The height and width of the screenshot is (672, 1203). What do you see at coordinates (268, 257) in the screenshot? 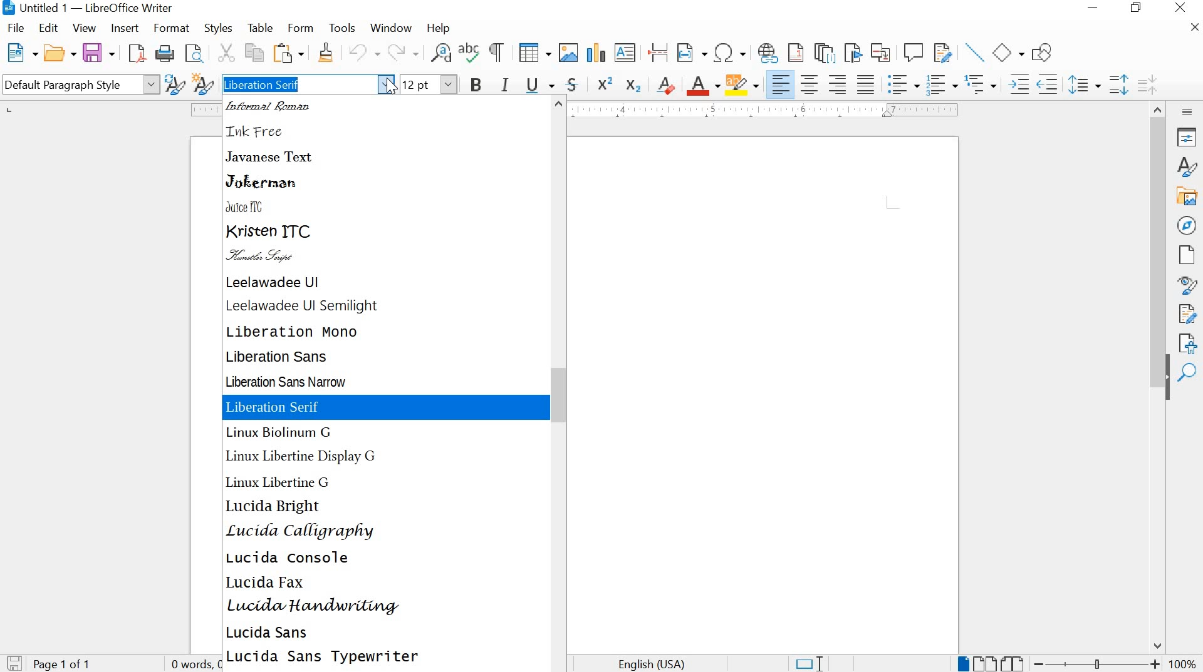
I see `SCRIPT` at bounding box center [268, 257].